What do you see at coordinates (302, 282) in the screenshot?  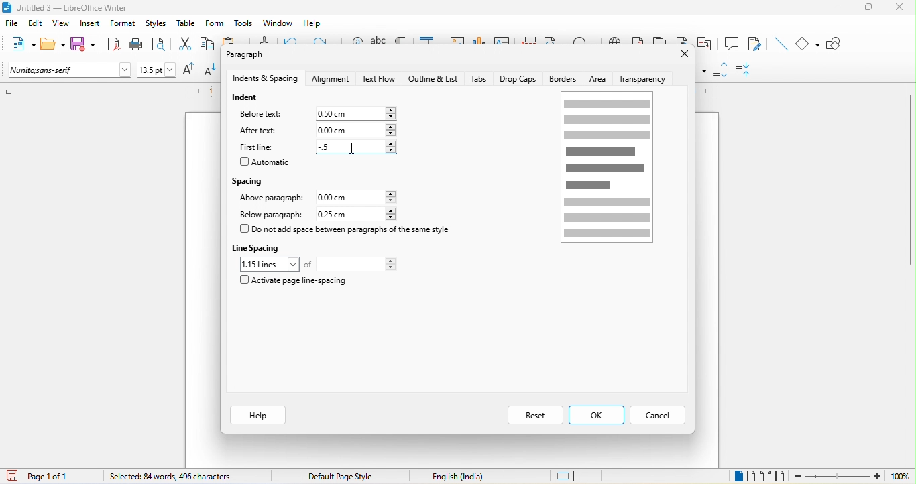 I see `activate page line spacing` at bounding box center [302, 282].